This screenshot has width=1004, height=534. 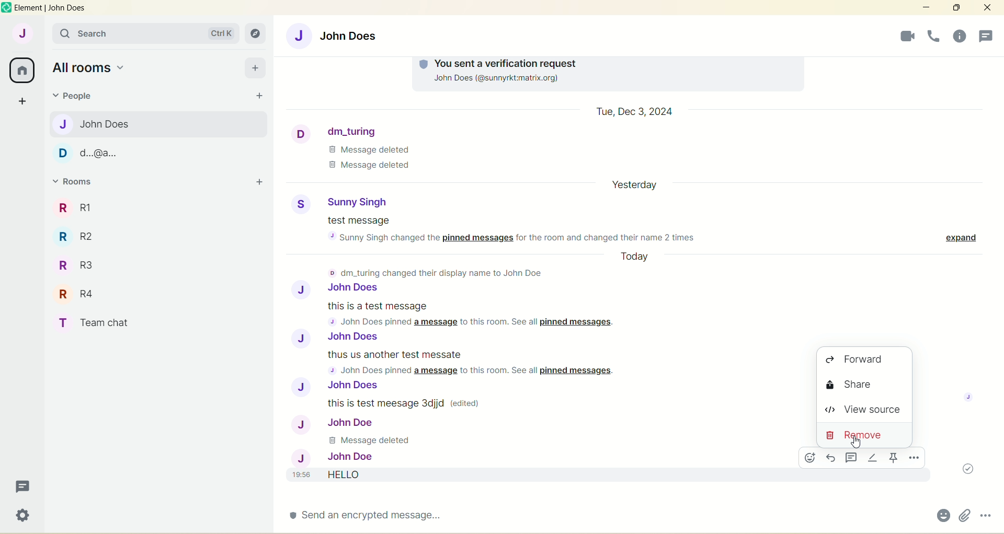 What do you see at coordinates (219, 30) in the screenshot?
I see `ctrl k` at bounding box center [219, 30].